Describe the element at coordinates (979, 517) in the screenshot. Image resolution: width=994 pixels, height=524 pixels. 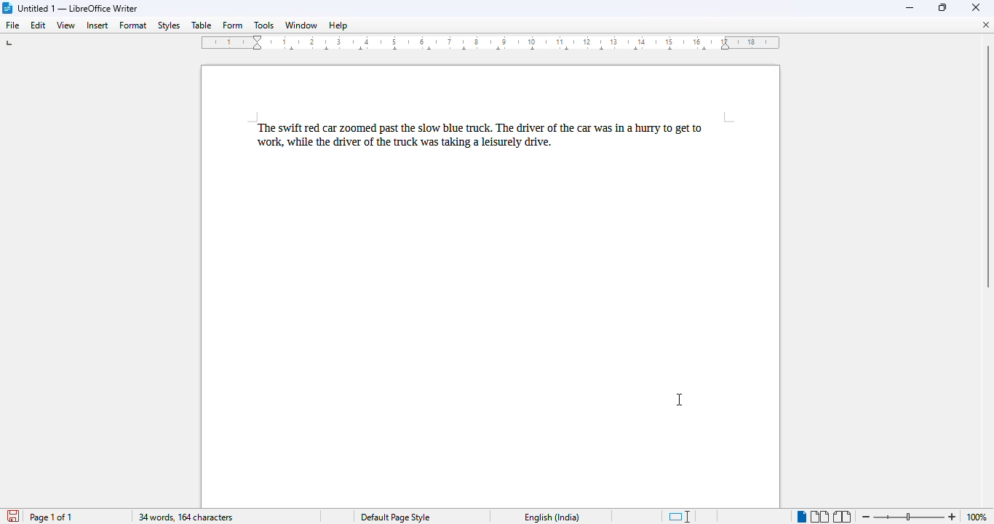
I see `100% (current zoom level)` at that location.